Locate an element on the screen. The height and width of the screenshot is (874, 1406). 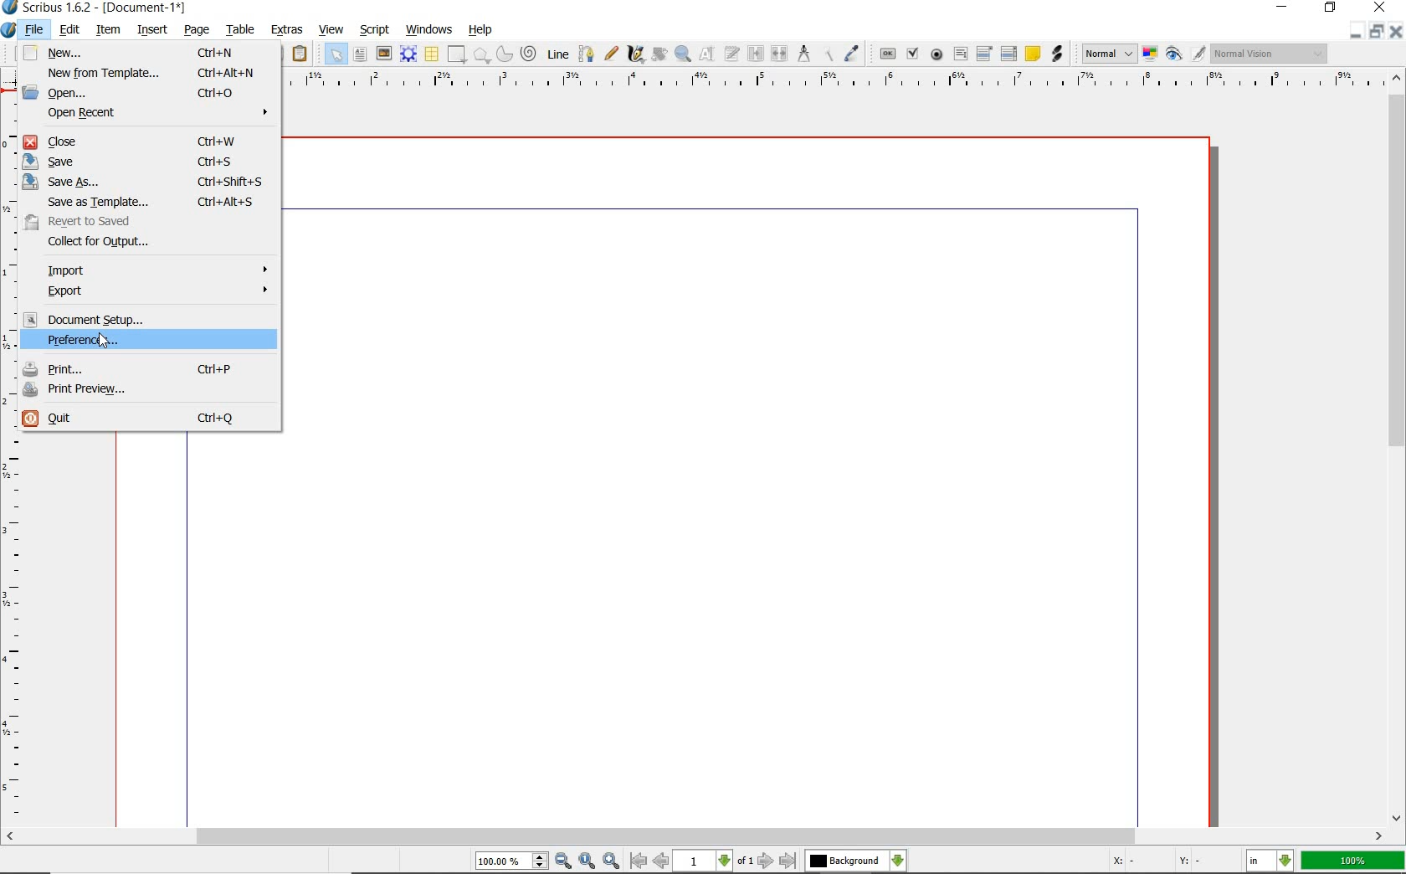
zoom in or zoom out is located at coordinates (682, 55).